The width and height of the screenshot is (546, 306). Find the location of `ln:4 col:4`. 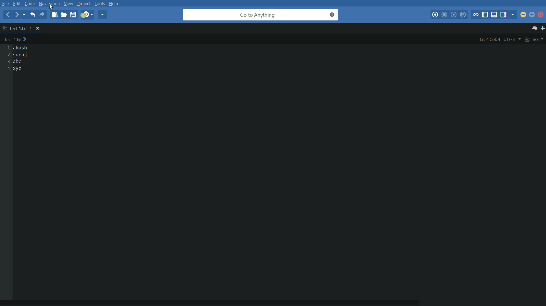

ln:4 col:4 is located at coordinates (490, 39).